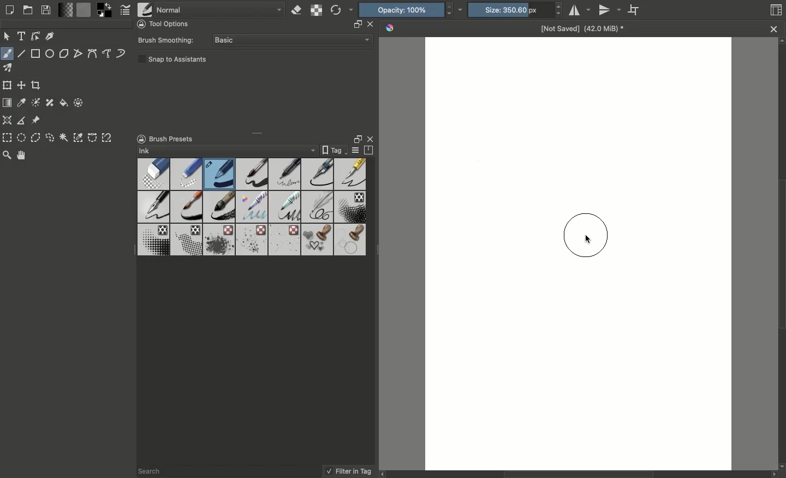 This screenshot has width=786, height=478. I want to click on Magnetic curve selection tool, so click(108, 138).